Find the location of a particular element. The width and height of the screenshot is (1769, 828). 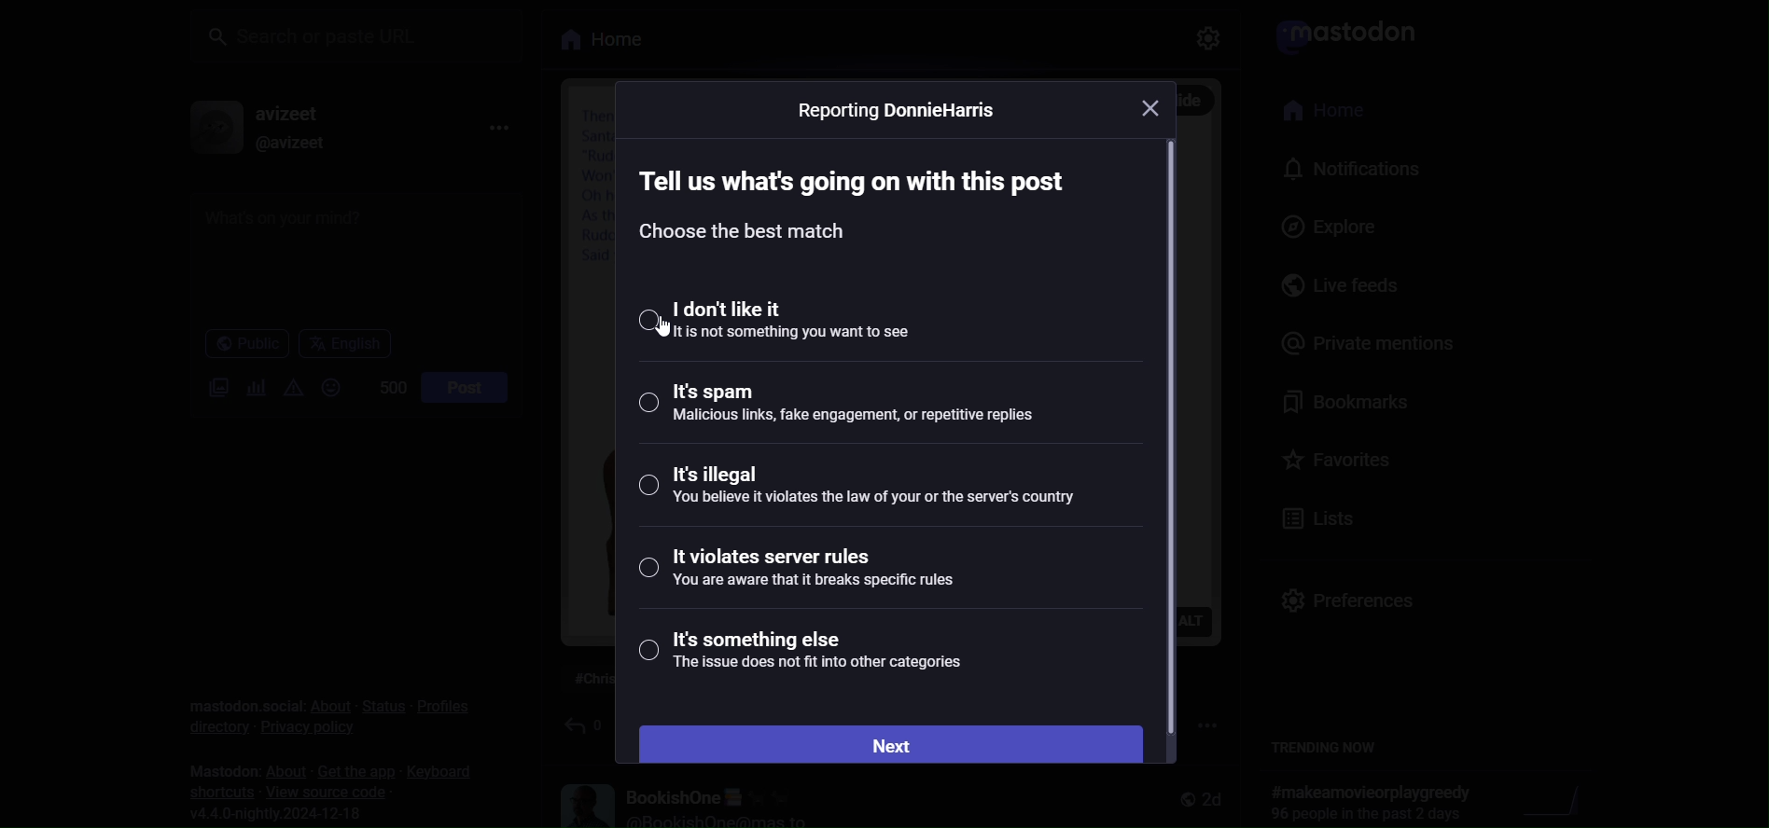

emoji is located at coordinates (328, 387).